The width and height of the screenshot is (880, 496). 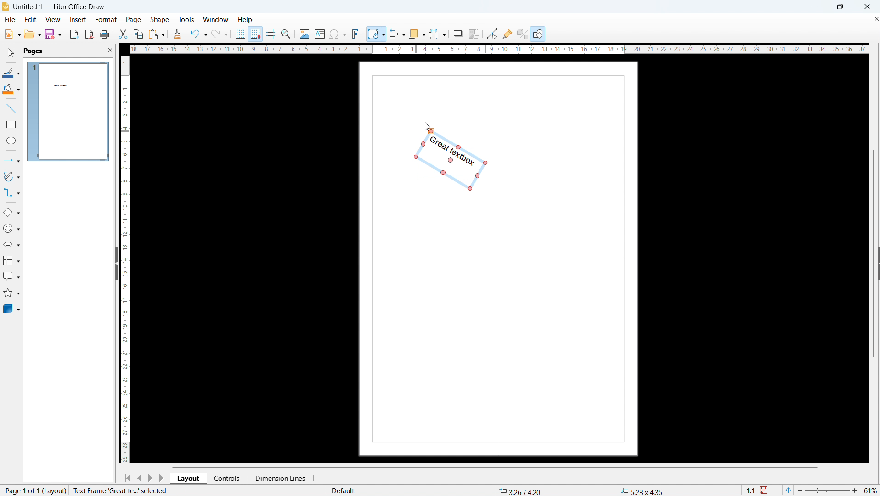 What do you see at coordinates (871, 491) in the screenshot?
I see `Zoom level` at bounding box center [871, 491].